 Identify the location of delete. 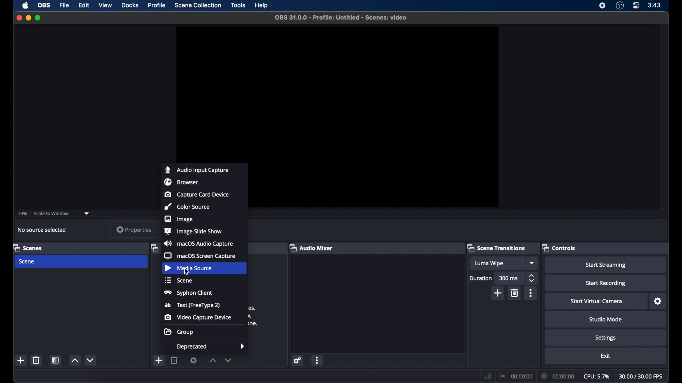
(175, 360).